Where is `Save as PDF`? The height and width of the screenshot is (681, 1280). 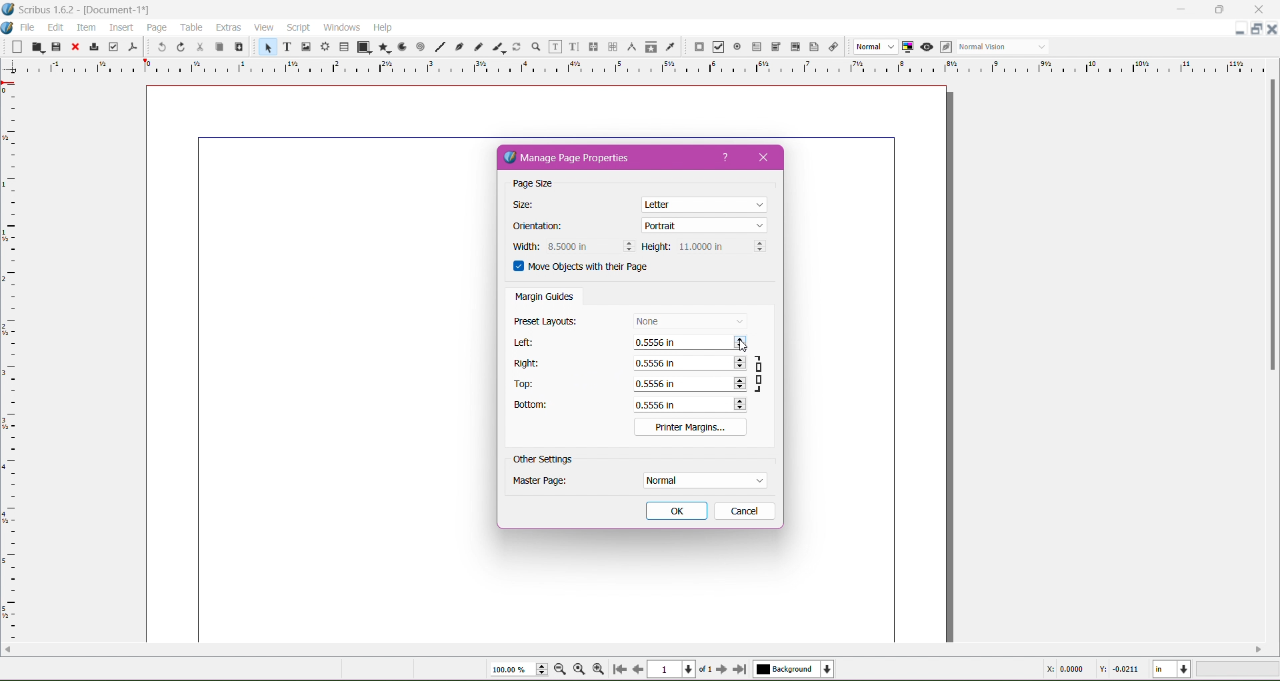 Save as PDF is located at coordinates (134, 46).